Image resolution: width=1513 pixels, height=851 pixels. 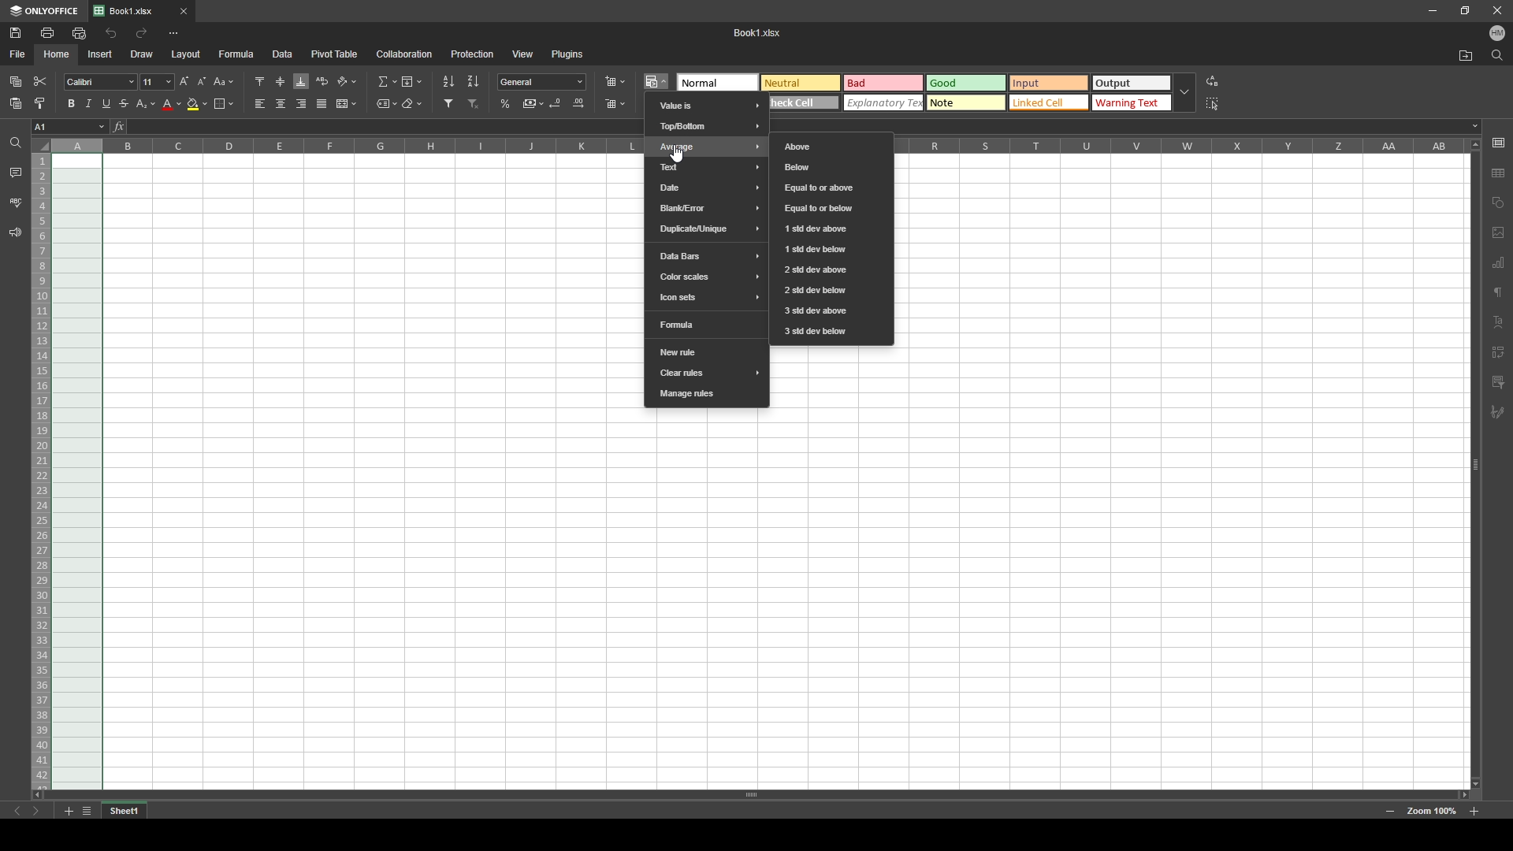 What do you see at coordinates (829, 166) in the screenshot?
I see `below` at bounding box center [829, 166].